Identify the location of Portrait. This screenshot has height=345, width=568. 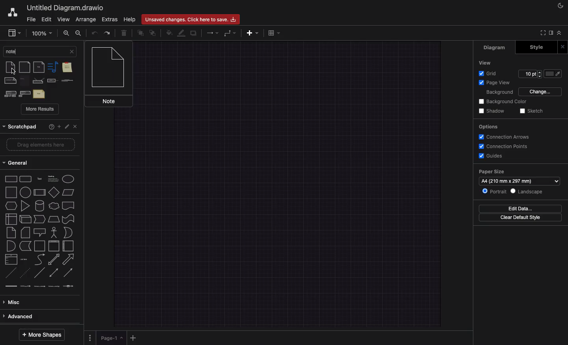
(493, 191).